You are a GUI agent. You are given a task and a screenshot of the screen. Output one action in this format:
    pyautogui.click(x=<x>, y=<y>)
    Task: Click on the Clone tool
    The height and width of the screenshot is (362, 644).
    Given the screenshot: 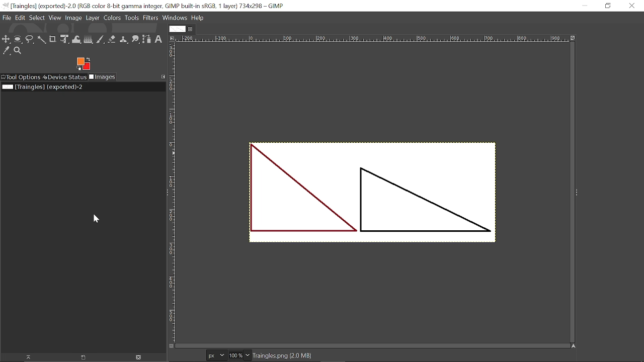 What is the action you would take?
    pyautogui.click(x=124, y=40)
    